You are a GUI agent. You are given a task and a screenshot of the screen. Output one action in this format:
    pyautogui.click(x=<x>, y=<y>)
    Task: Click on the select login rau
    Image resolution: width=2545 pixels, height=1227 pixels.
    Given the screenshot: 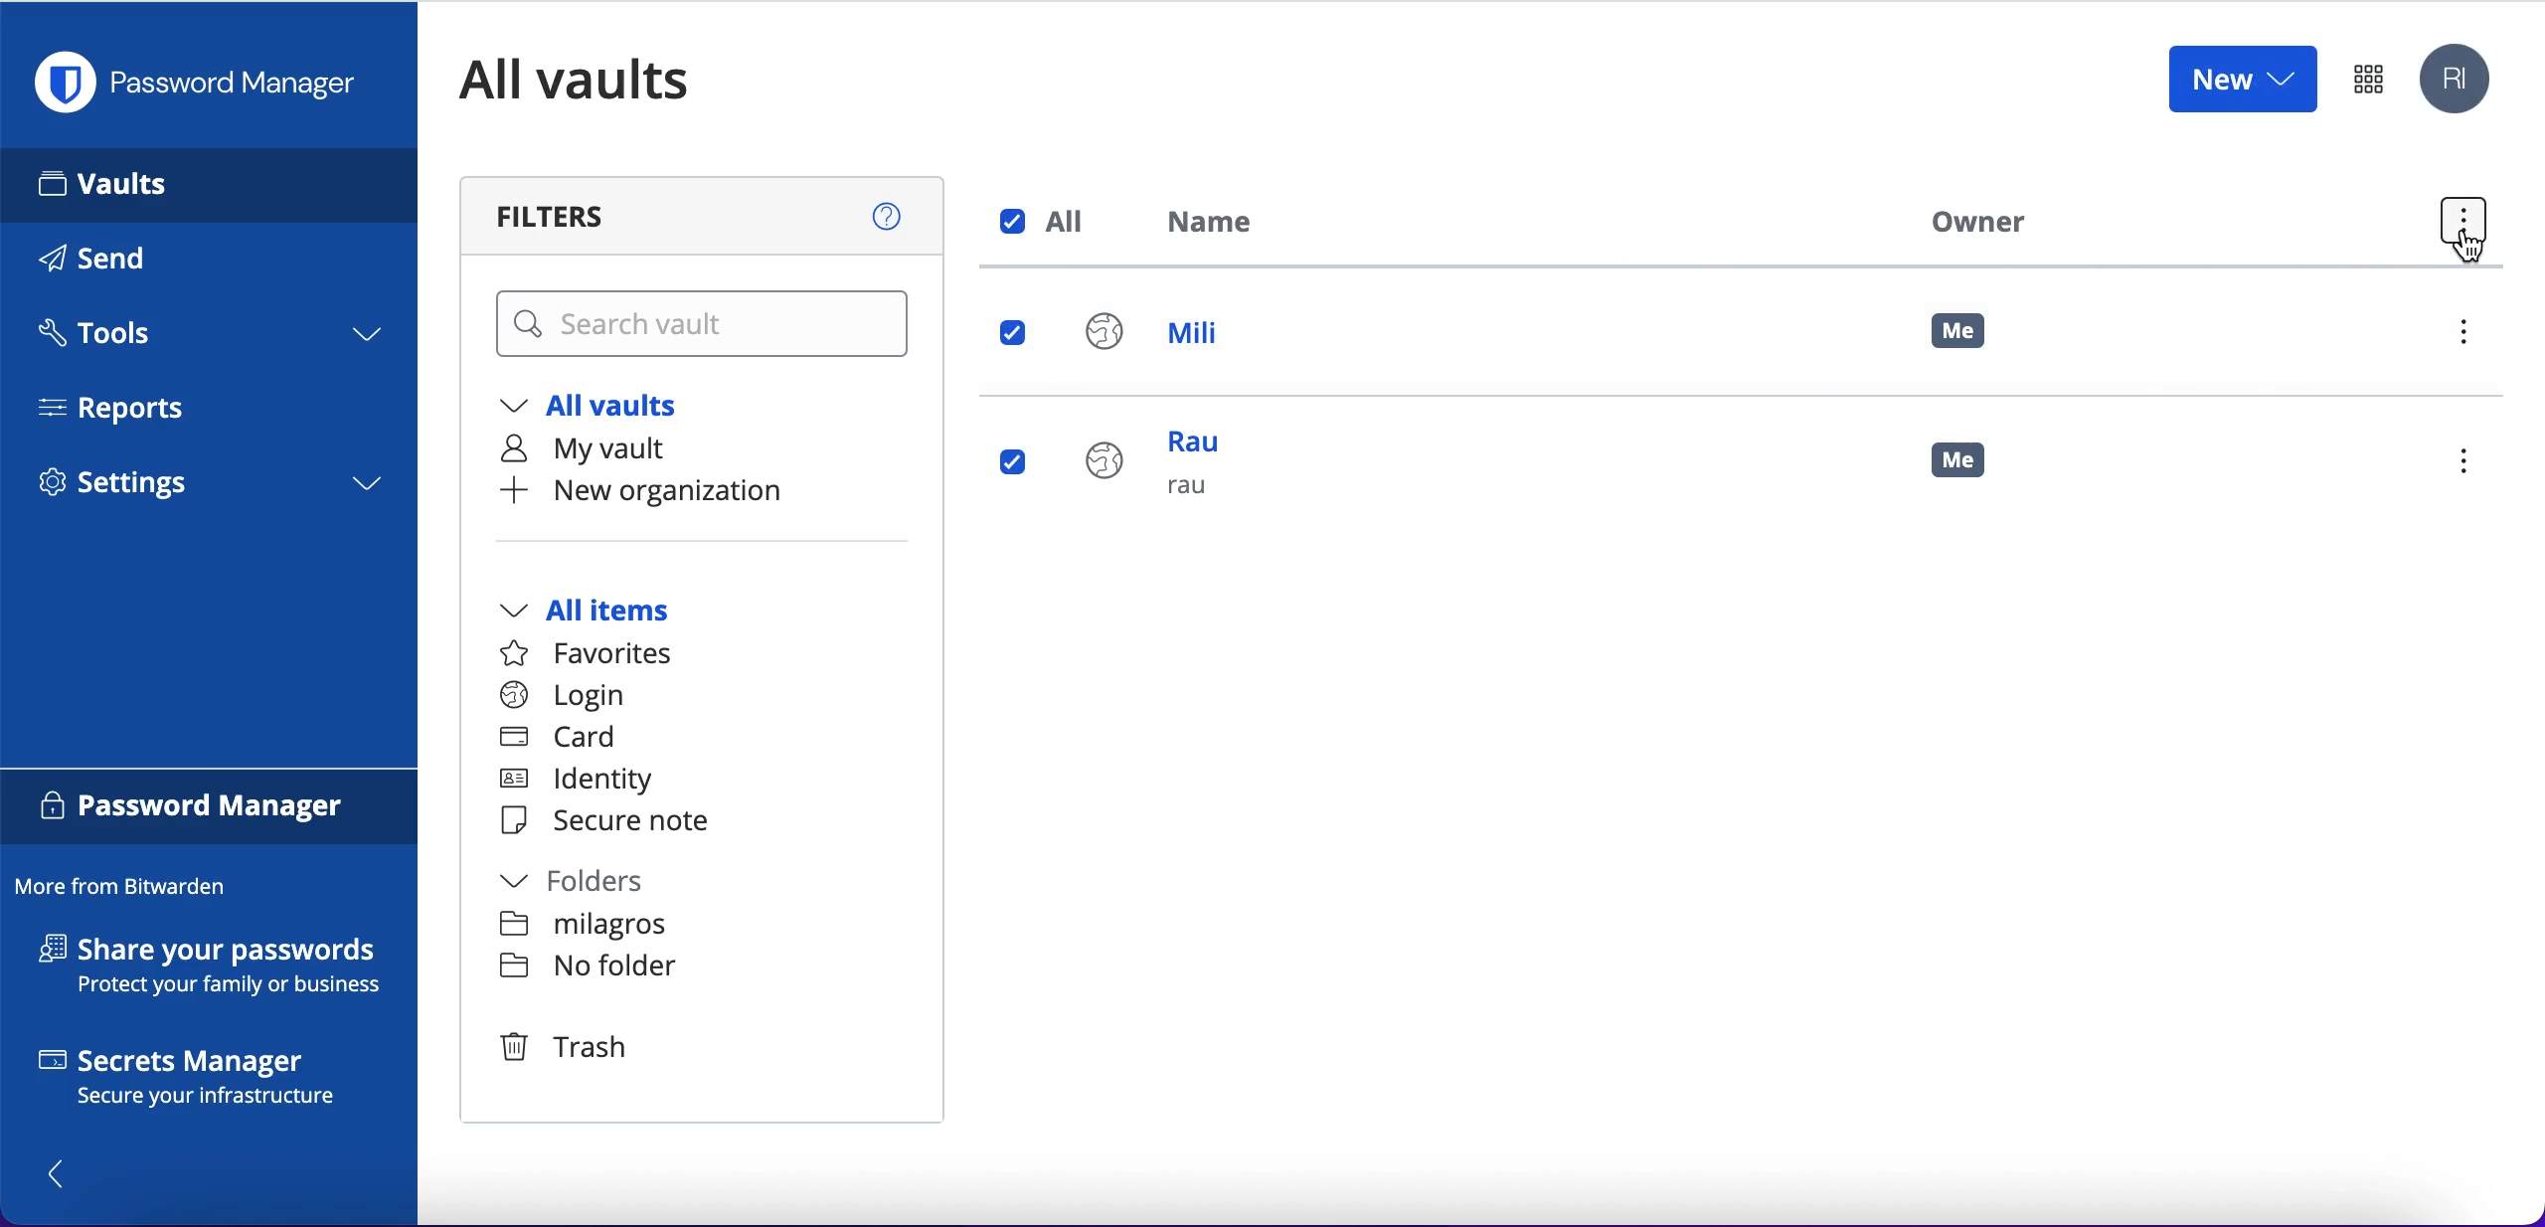 What is the action you would take?
    pyautogui.click(x=1010, y=462)
    